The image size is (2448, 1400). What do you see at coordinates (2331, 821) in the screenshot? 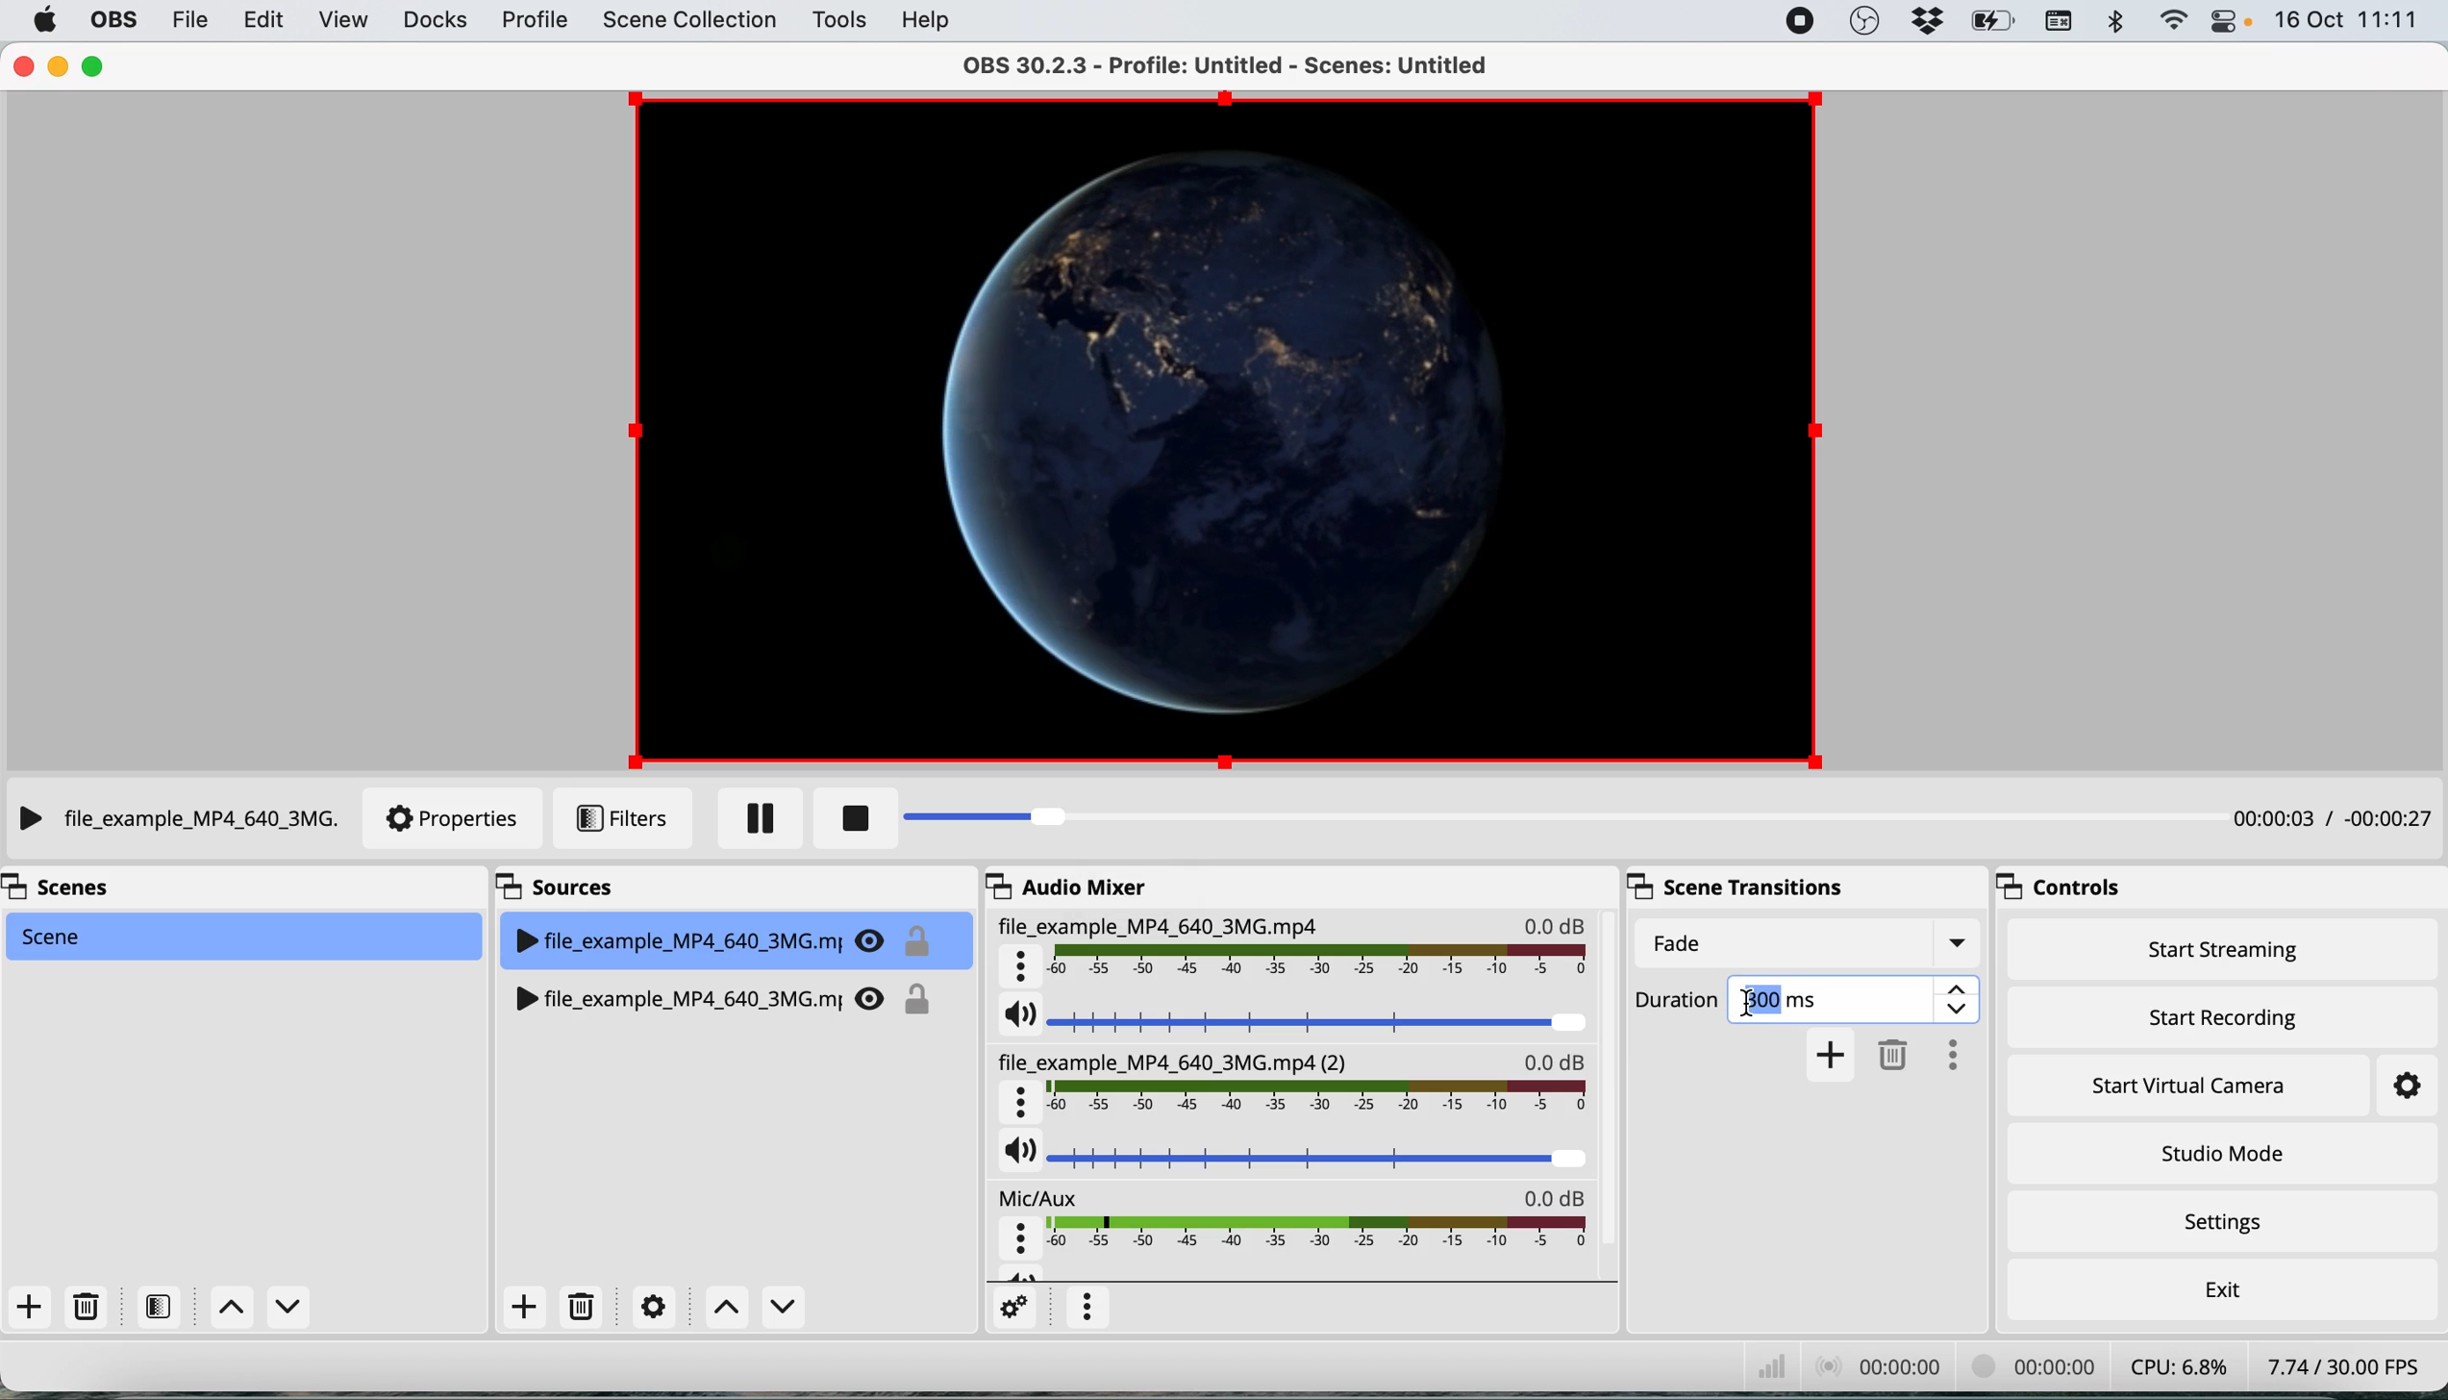
I see `timestamp` at bounding box center [2331, 821].